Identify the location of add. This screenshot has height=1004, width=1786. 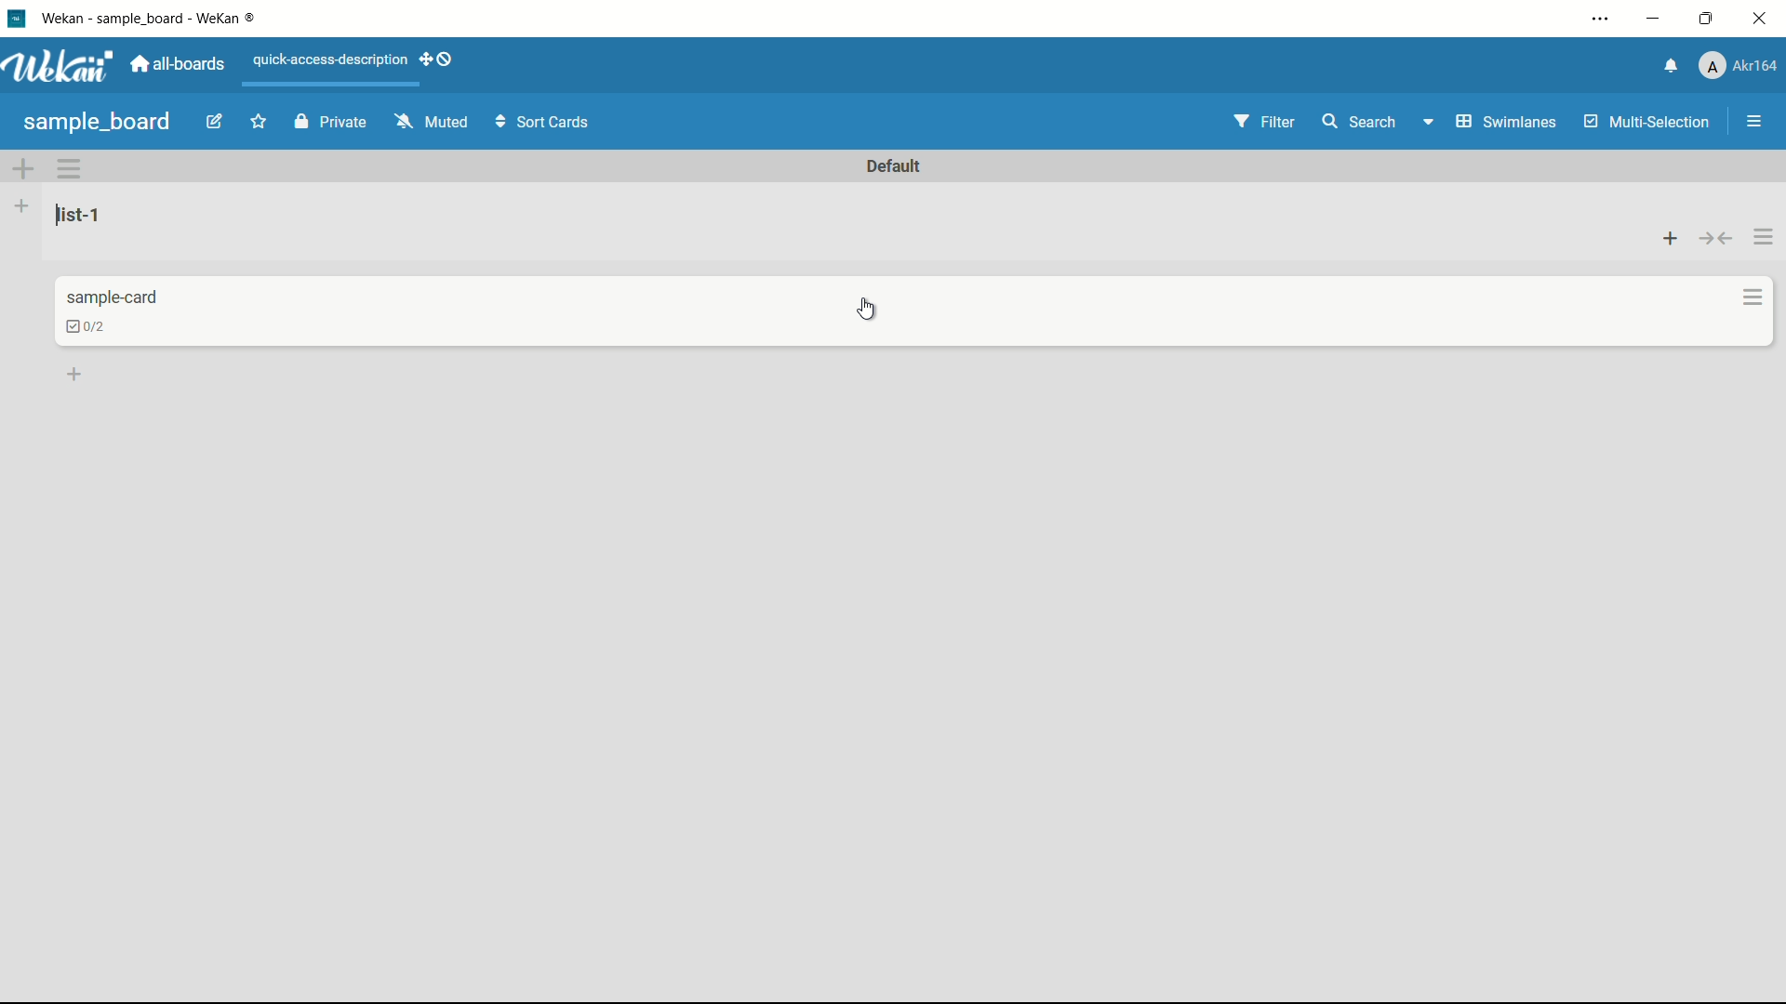
(77, 371).